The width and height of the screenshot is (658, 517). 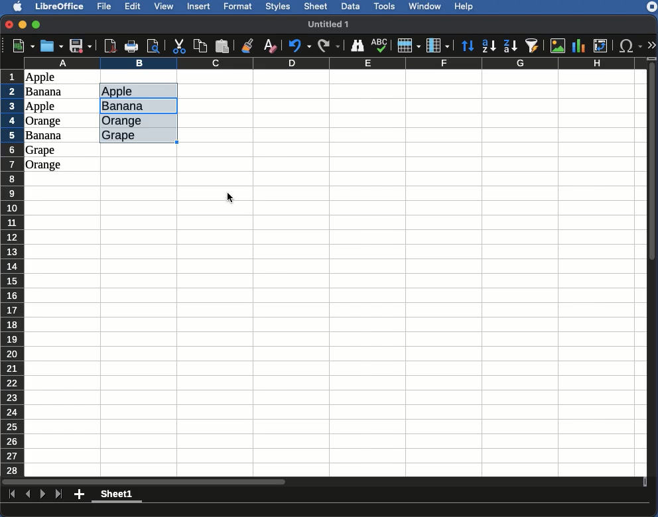 I want to click on UNIQUE values listed - grape, so click(x=139, y=135).